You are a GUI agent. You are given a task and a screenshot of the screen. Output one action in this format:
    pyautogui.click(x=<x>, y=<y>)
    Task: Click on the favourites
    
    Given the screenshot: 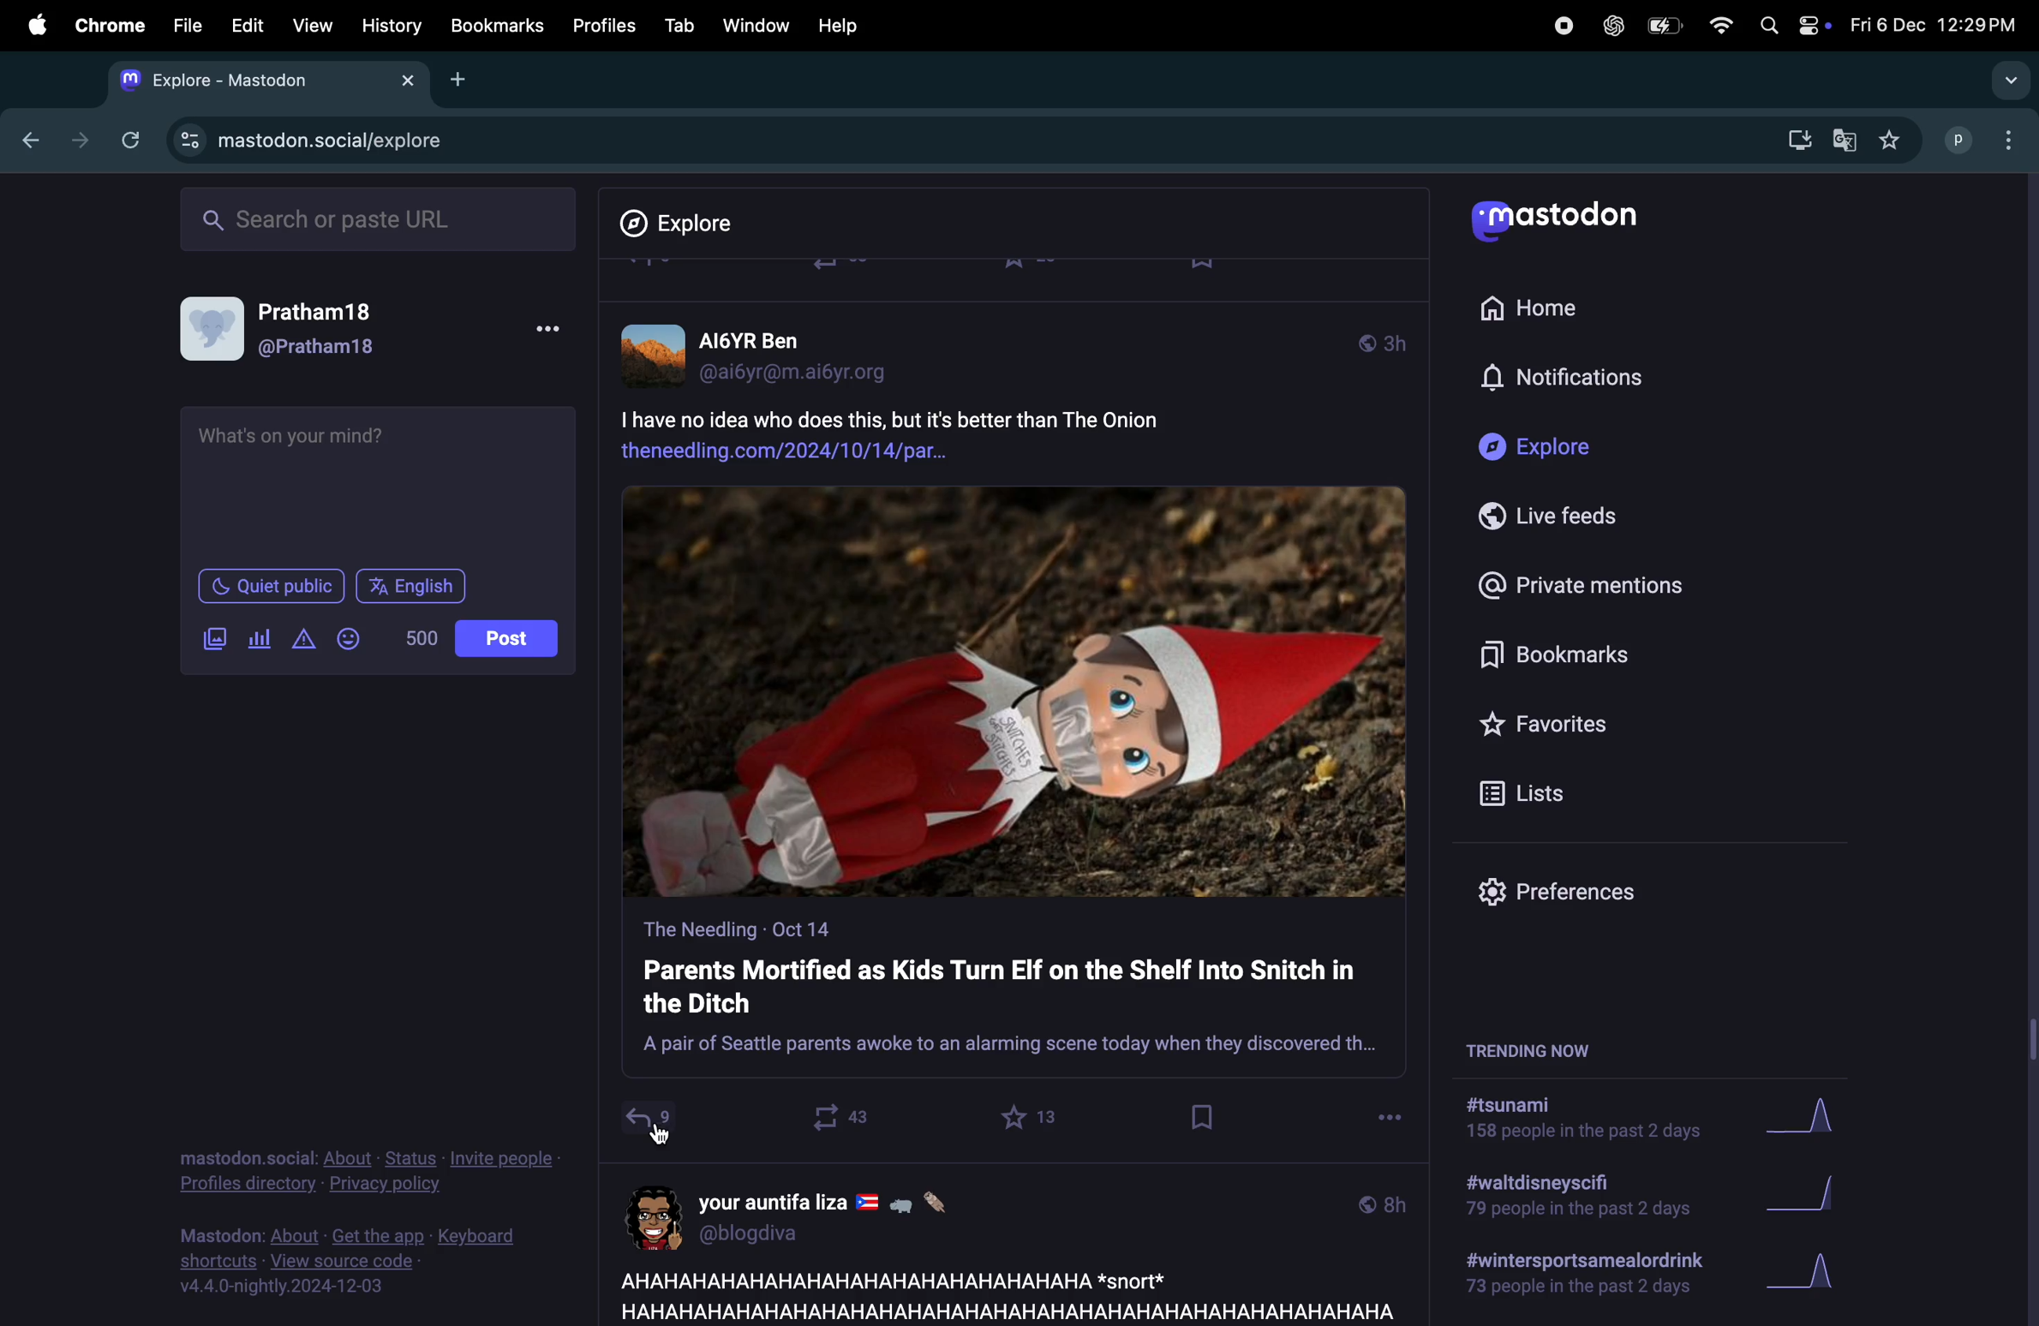 What is the action you would take?
    pyautogui.click(x=1889, y=141)
    